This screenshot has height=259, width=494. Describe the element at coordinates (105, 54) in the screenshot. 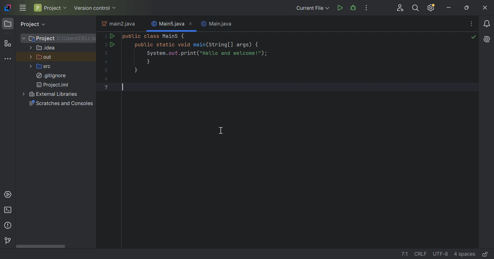

I see `` at that location.